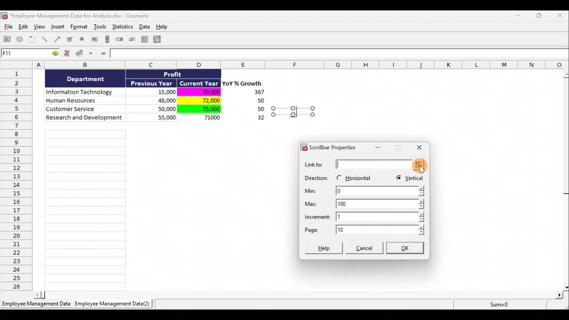  Describe the element at coordinates (57, 28) in the screenshot. I see `Insert` at that location.